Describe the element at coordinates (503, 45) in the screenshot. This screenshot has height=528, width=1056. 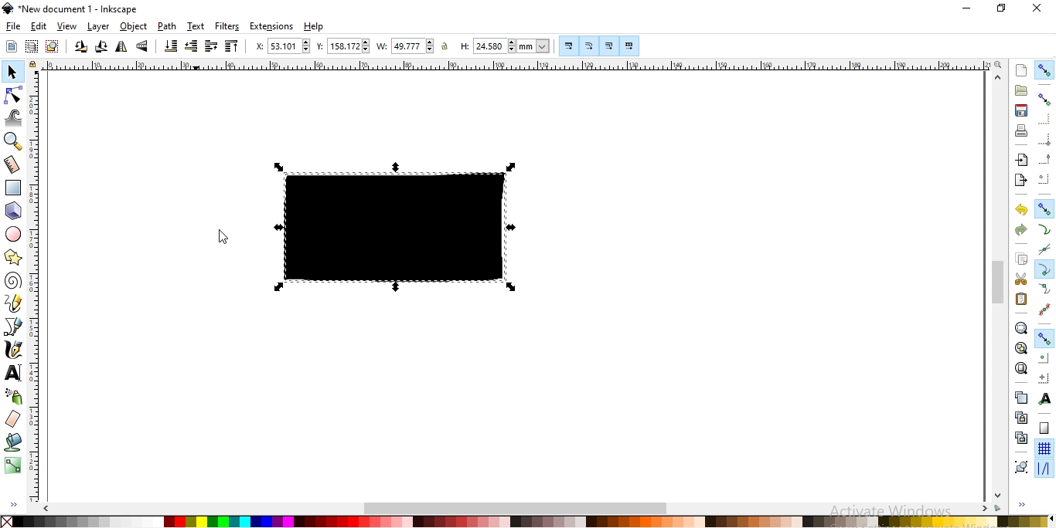
I see `height of selection` at that location.